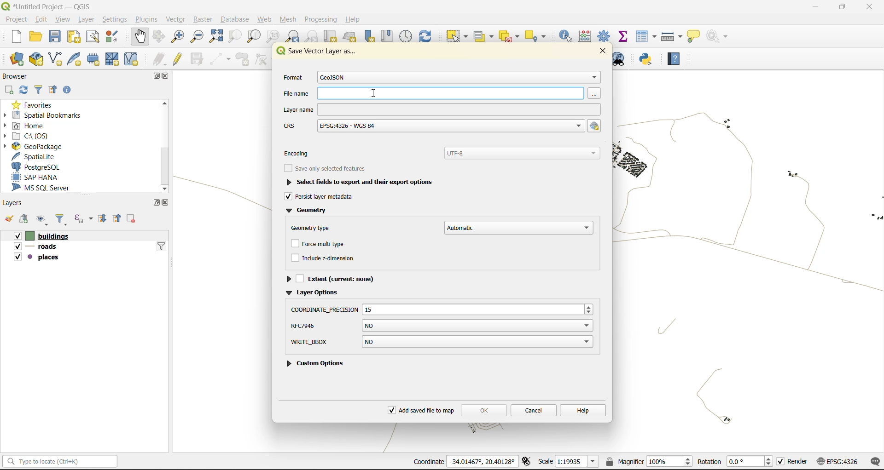  What do you see at coordinates (313, 293) in the screenshot?
I see `layer options` at bounding box center [313, 293].